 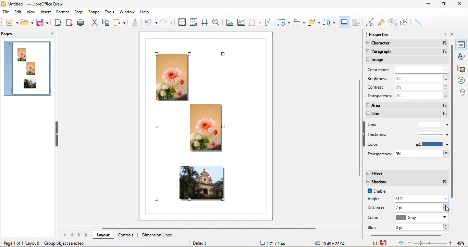 What do you see at coordinates (63, 235) in the screenshot?
I see `first page` at bounding box center [63, 235].